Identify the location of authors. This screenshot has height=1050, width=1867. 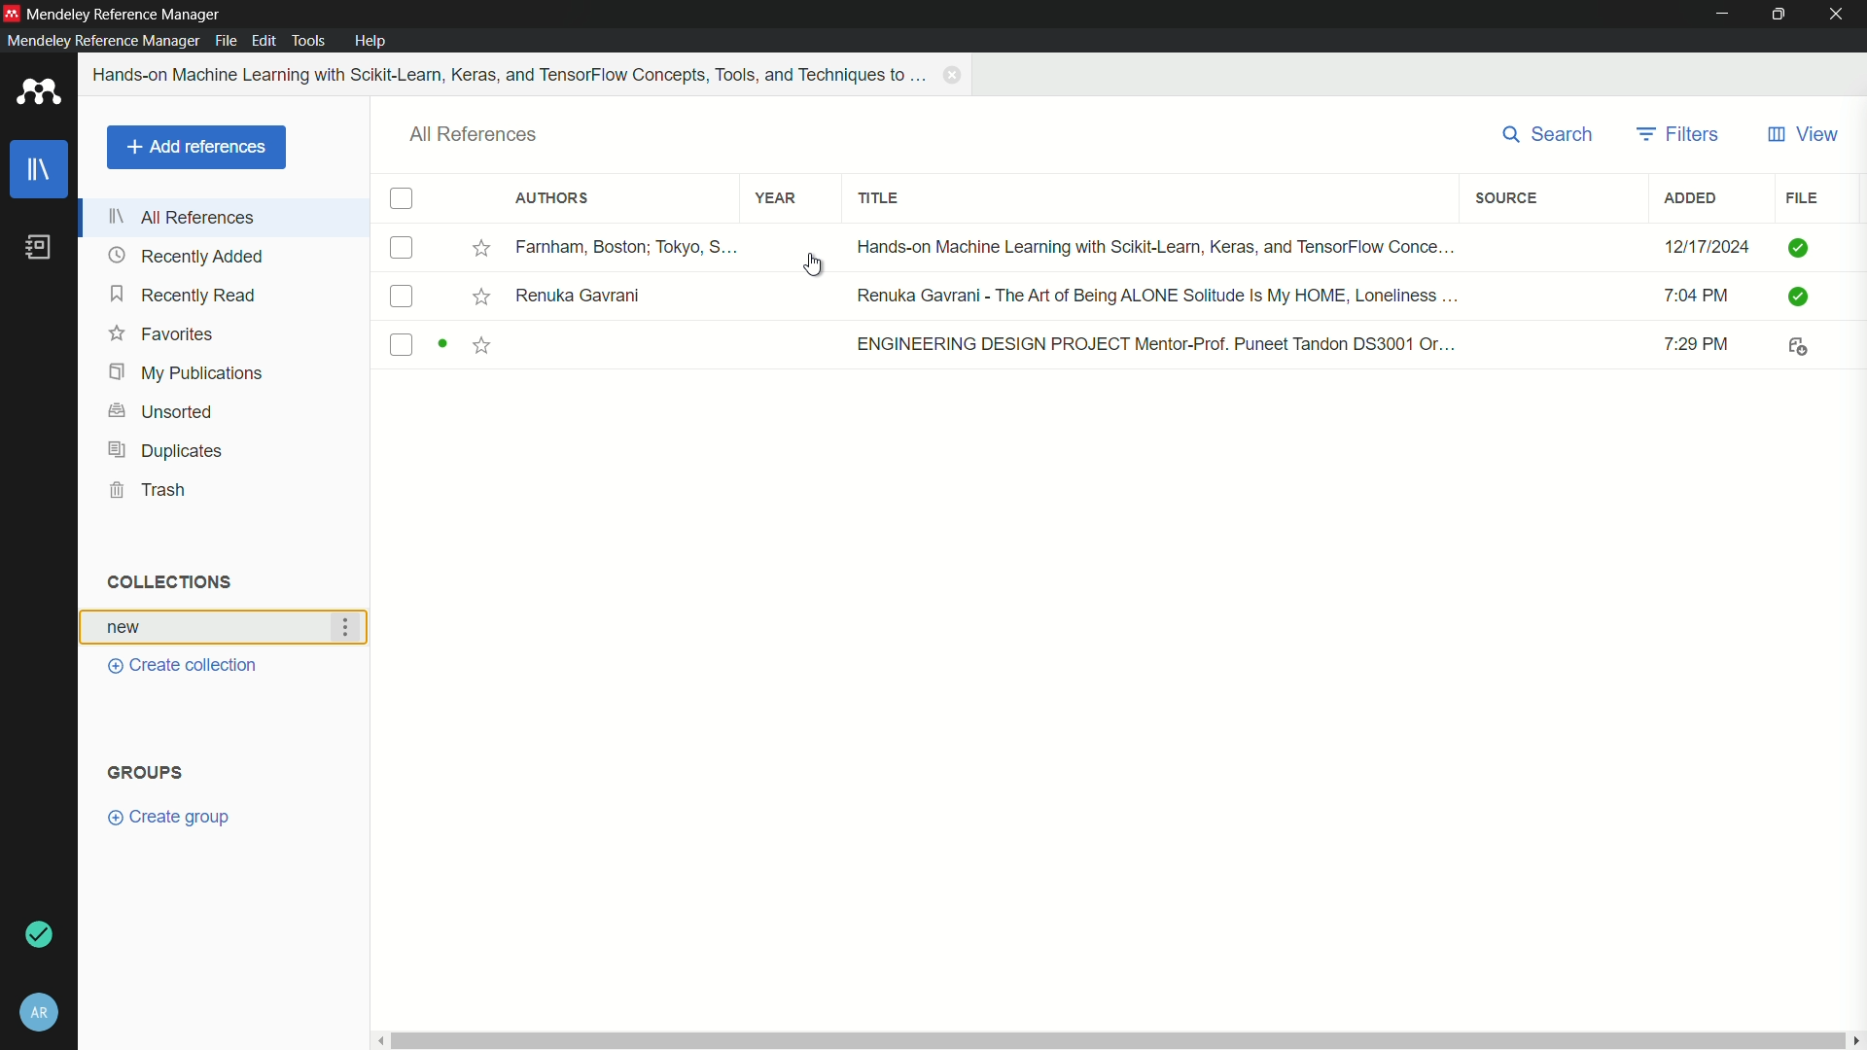
(550, 198).